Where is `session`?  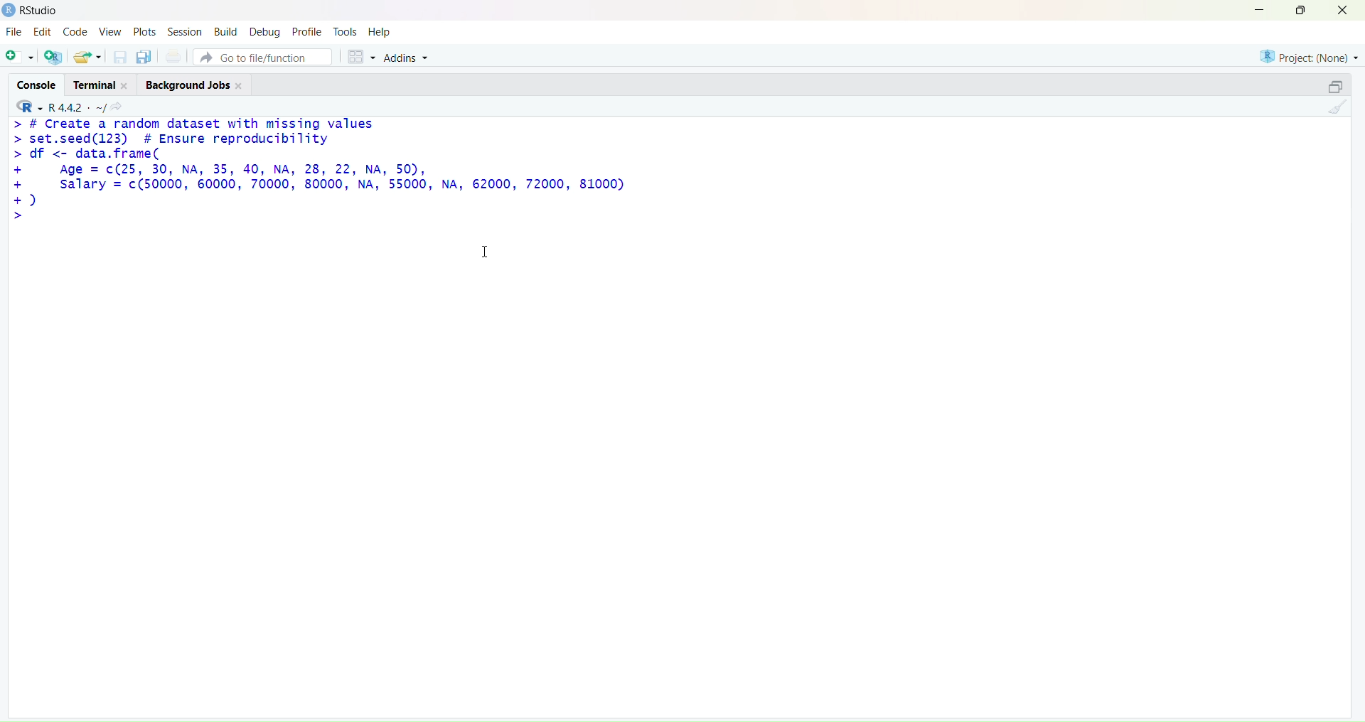
session is located at coordinates (186, 33).